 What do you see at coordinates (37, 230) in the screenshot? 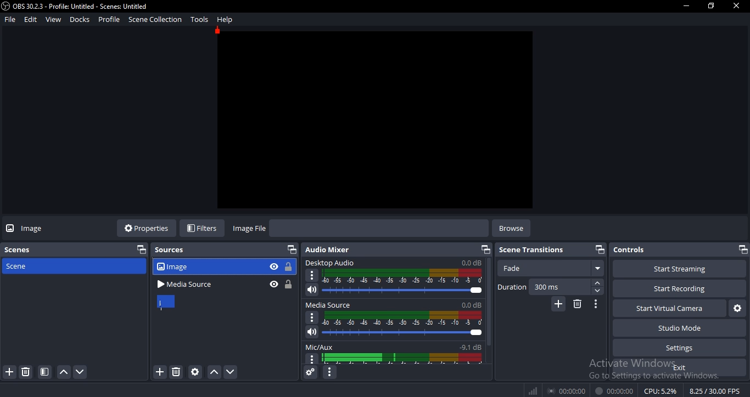
I see `image` at bounding box center [37, 230].